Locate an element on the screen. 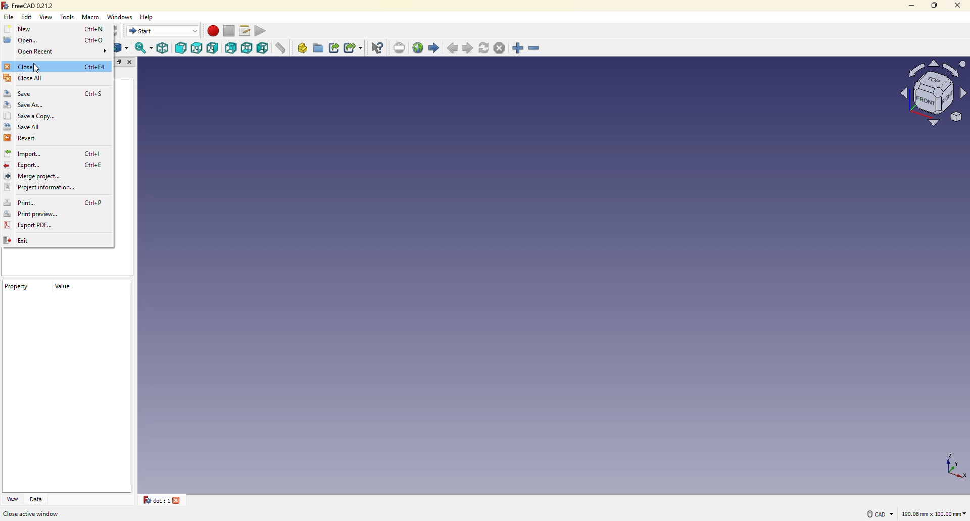 The height and width of the screenshot is (521, 970). tools is located at coordinates (68, 17).